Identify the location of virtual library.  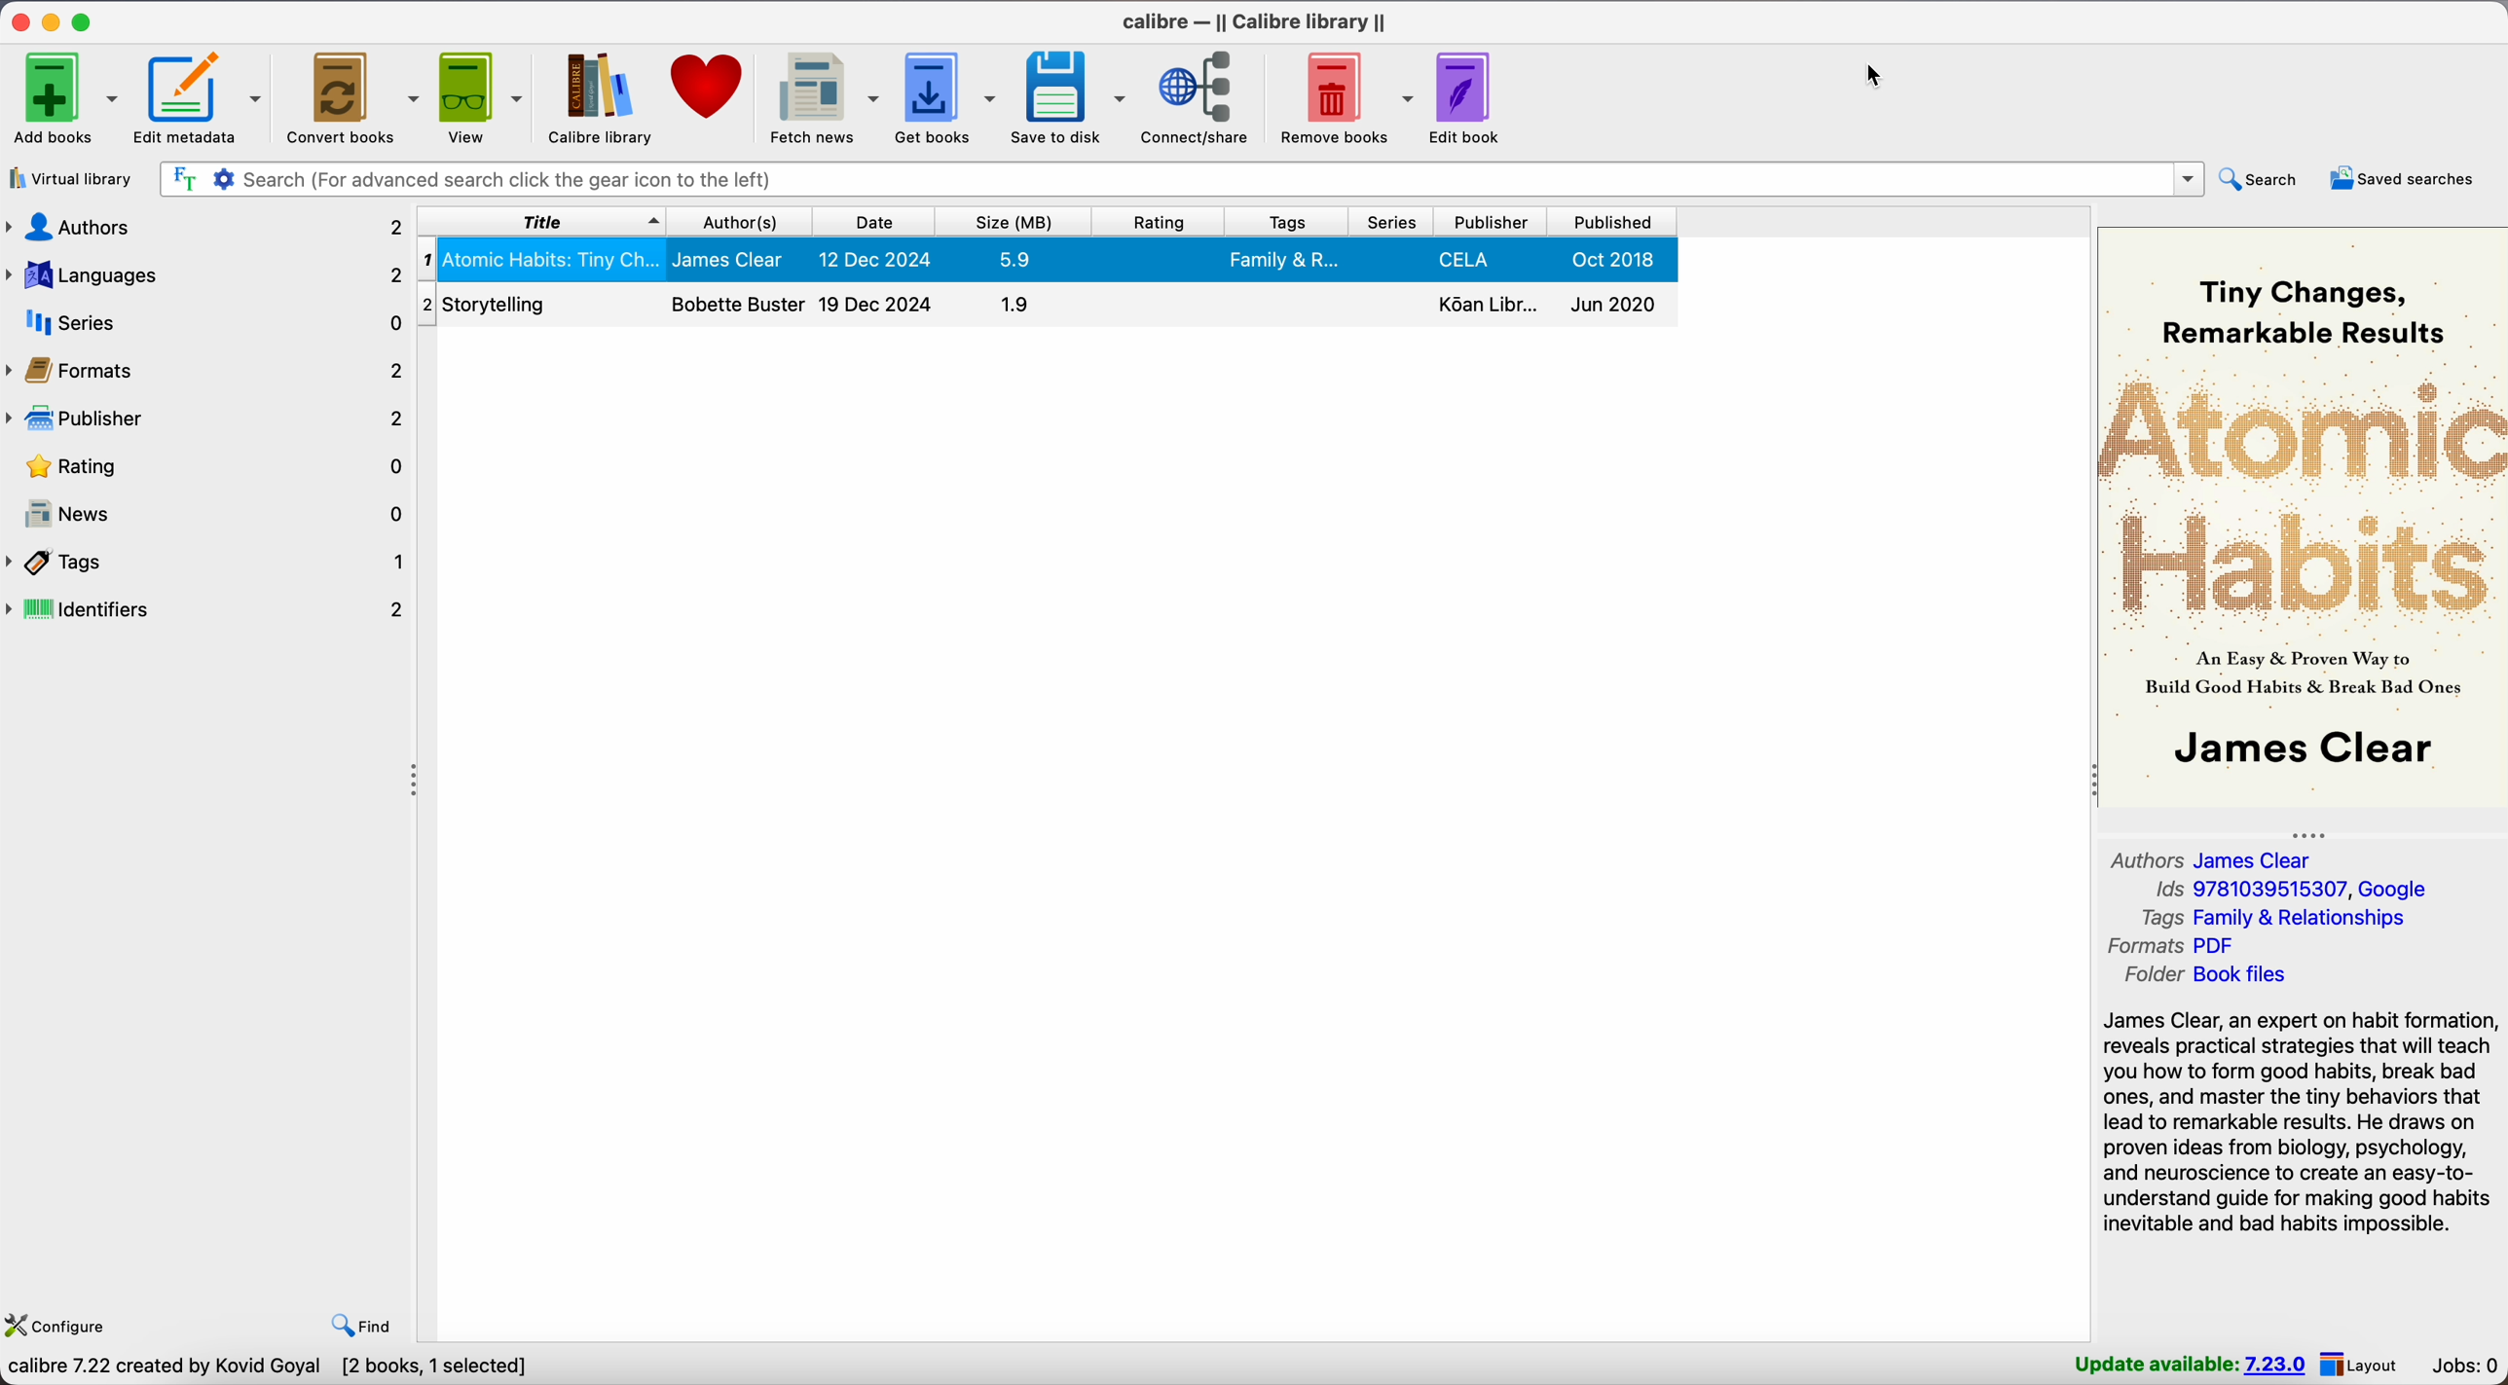
(69, 178).